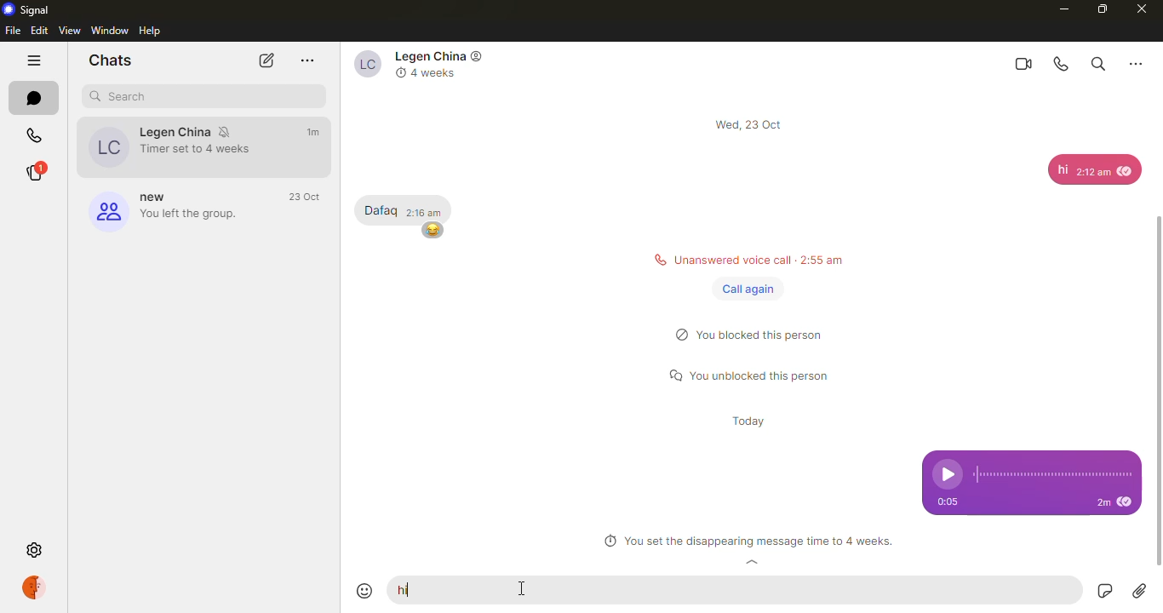 This screenshot has width=1163, height=613. What do you see at coordinates (1022, 63) in the screenshot?
I see `video call` at bounding box center [1022, 63].